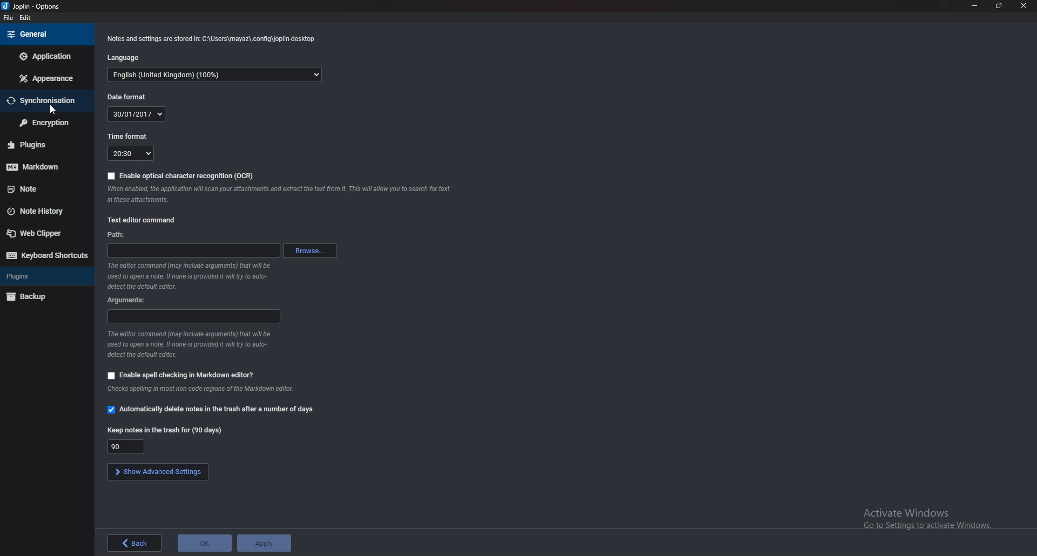  Describe the element at coordinates (194, 316) in the screenshot. I see `argument input` at that location.